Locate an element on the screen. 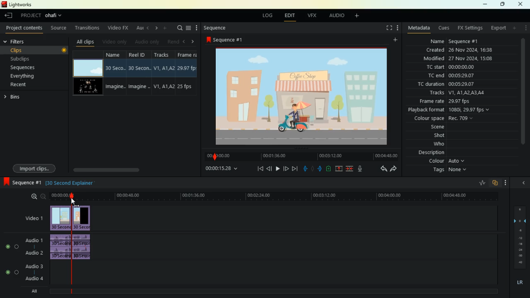  edit is located at coordinates (287, 15).